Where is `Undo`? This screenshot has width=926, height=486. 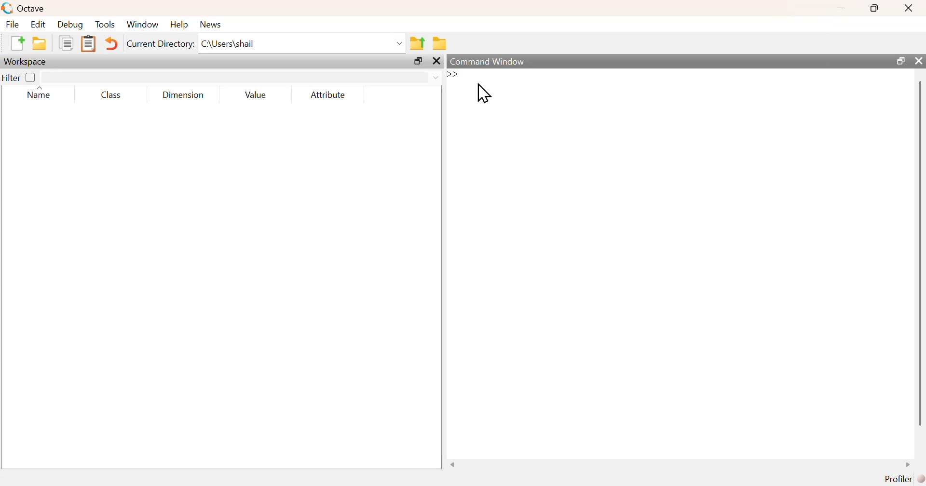
Undo is located at coordinates (110, 43).